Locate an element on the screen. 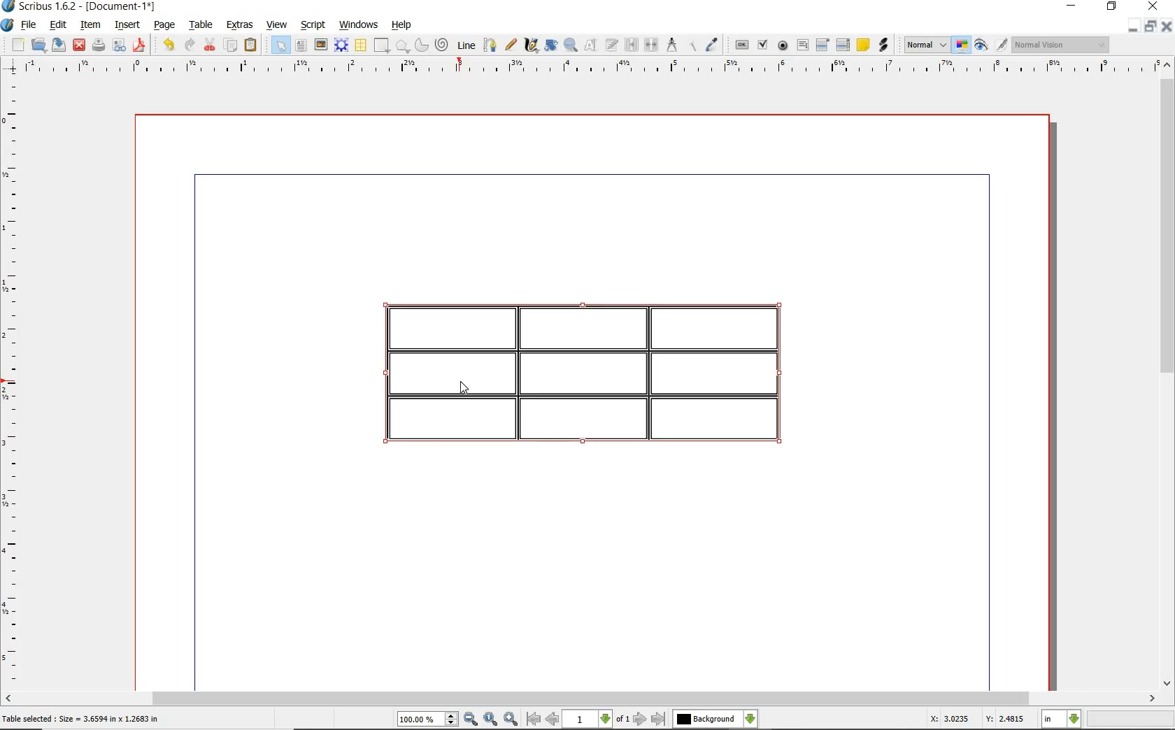 The image size is (1175, 730). insert is located at coordinates (130, 24).